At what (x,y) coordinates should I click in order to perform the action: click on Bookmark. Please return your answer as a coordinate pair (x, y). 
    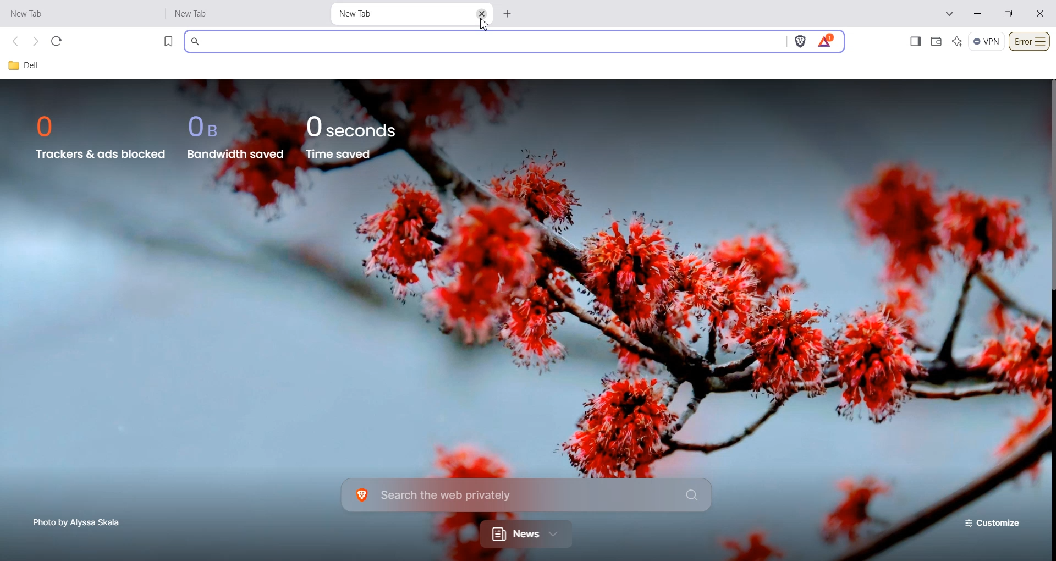
    Looking at the image, I should click on (169, 41).